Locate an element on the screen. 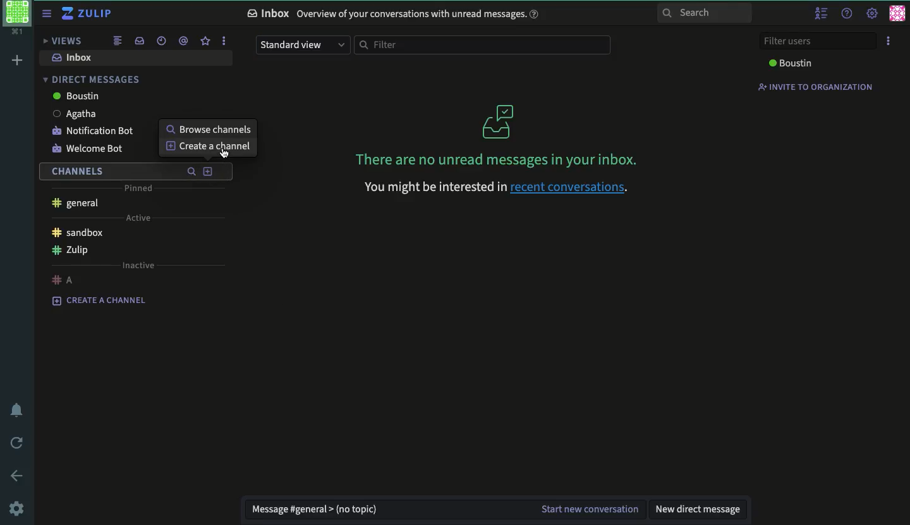  Agatha is located at coordinates (71, 114).